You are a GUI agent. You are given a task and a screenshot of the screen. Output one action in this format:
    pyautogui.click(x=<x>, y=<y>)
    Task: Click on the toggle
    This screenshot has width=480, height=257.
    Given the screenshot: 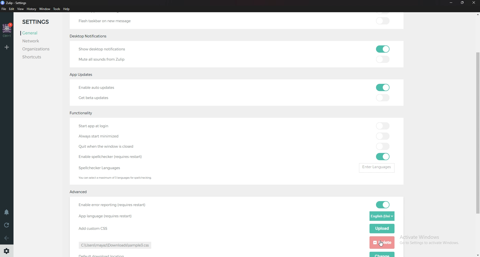 What is the action you would take?
    pyautogui.click(x=383, y=146)
    